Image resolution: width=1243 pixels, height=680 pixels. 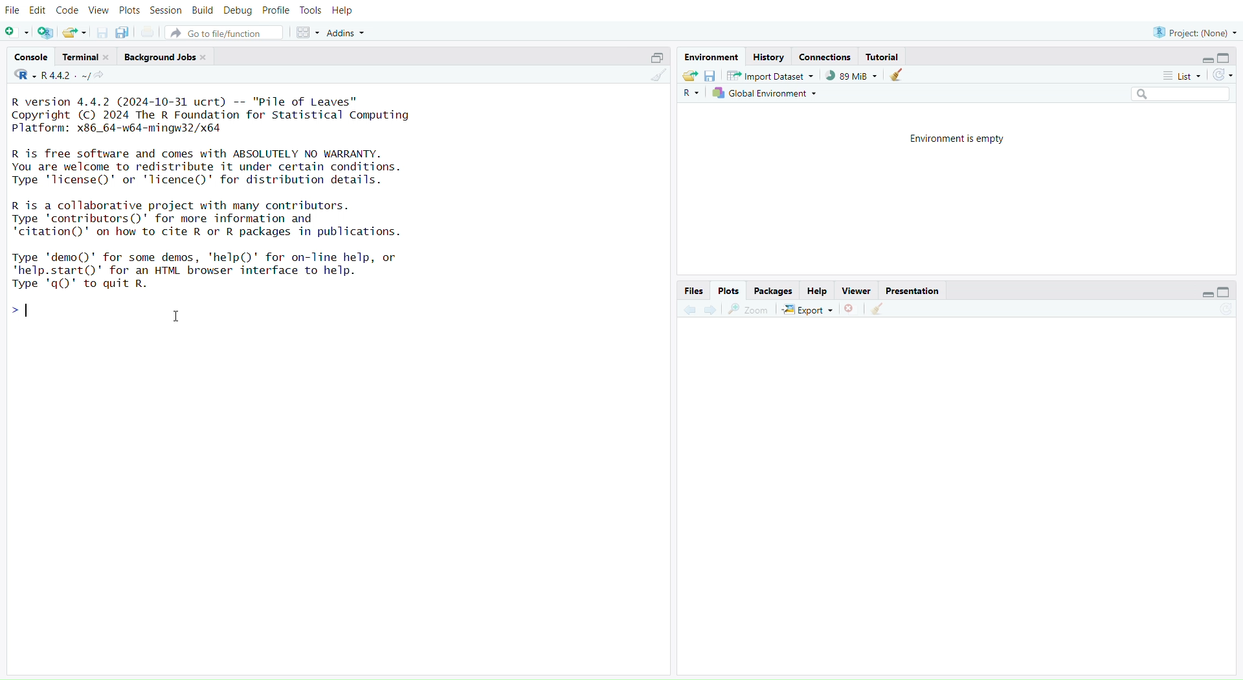 I want to click on Refresh the list of objects in the environment, so click(x=1224, y=74).